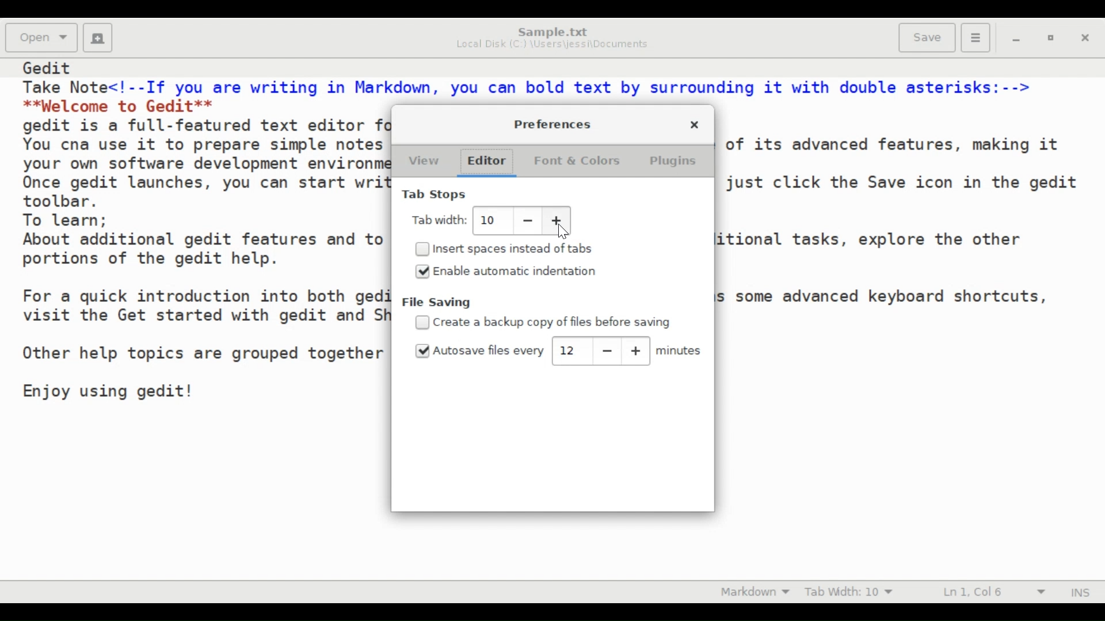 The width and height of the screenshot is (1105, 621). What do you see at coordinates (607, 350) in the screenshot?
I see `decrease` at bounding box center [607, 350].